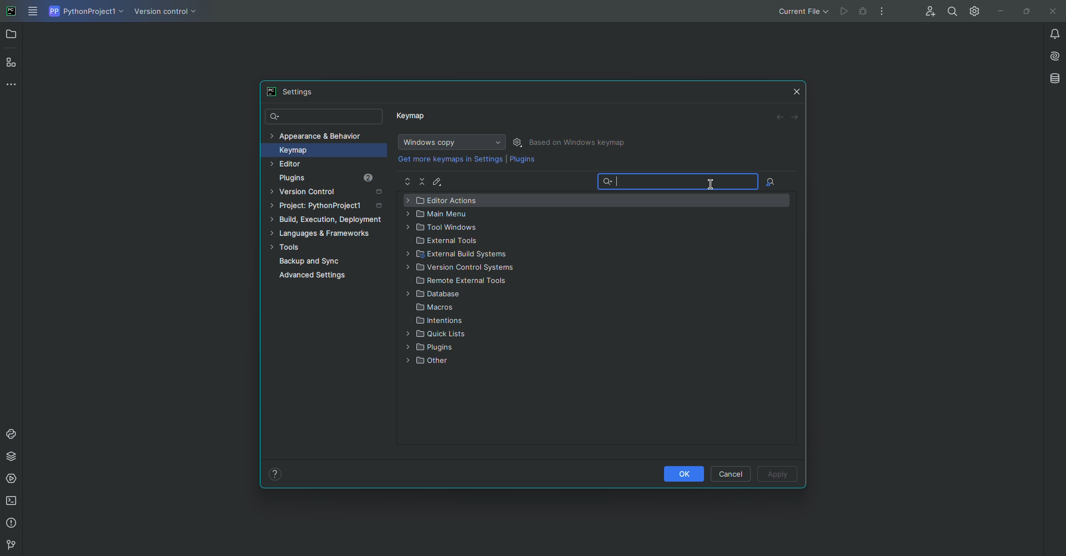  What do you see at coordinates (9, 545) in the screenshot?
I see `version Control` at bounding box center [9, 545].